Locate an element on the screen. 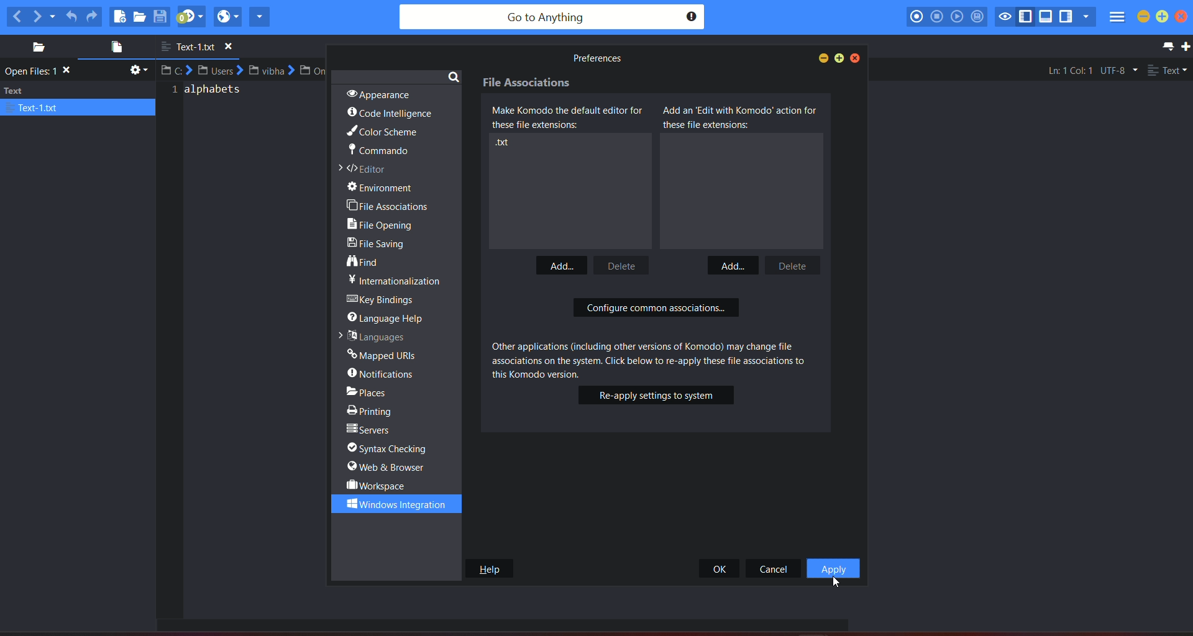  environment is located at coordinates (387, 188).